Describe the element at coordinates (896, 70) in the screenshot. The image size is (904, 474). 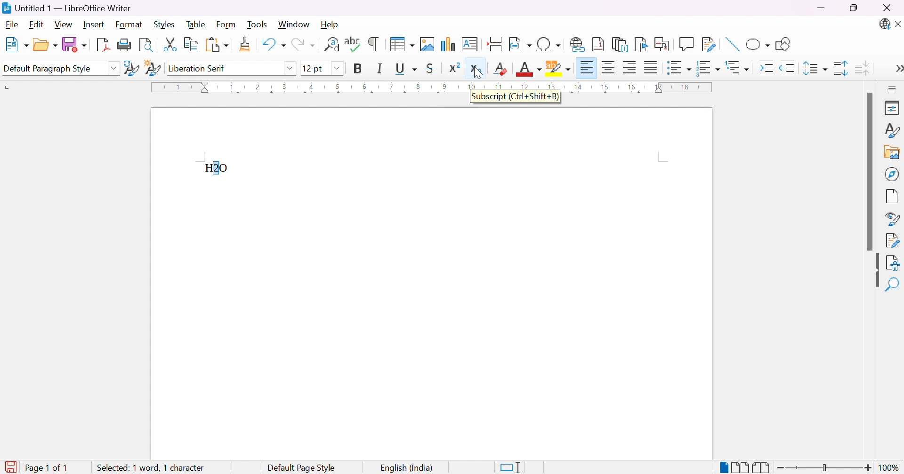
I see `More` at that location.